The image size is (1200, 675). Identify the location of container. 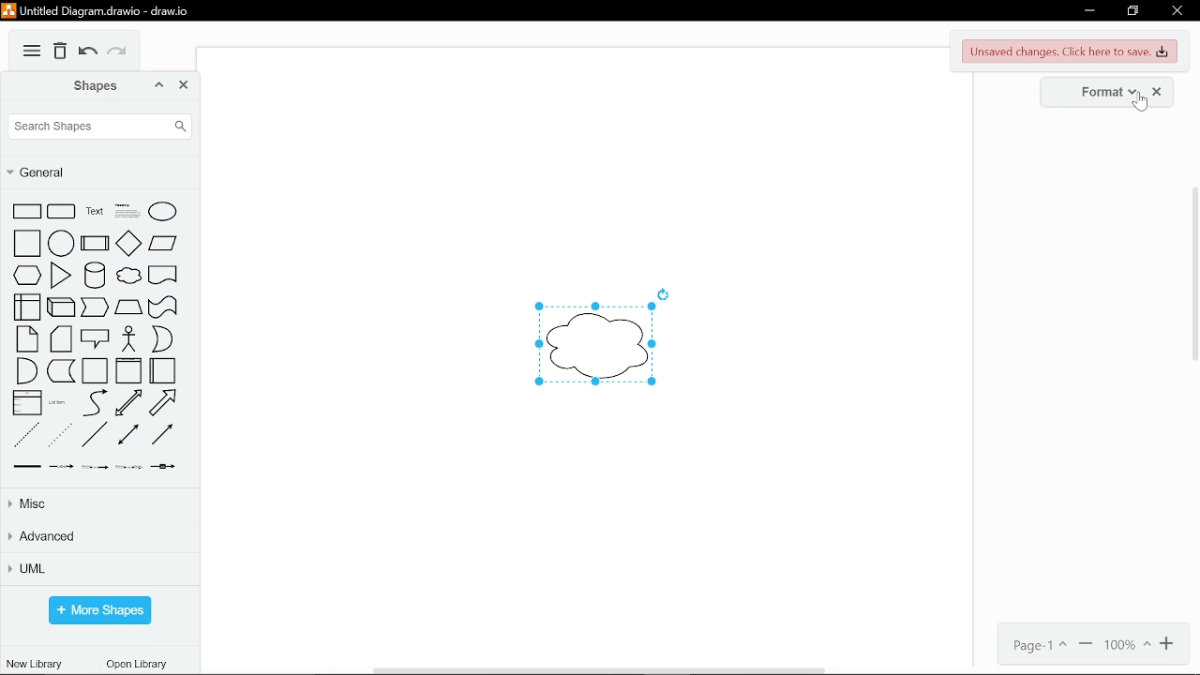
(96, 371).